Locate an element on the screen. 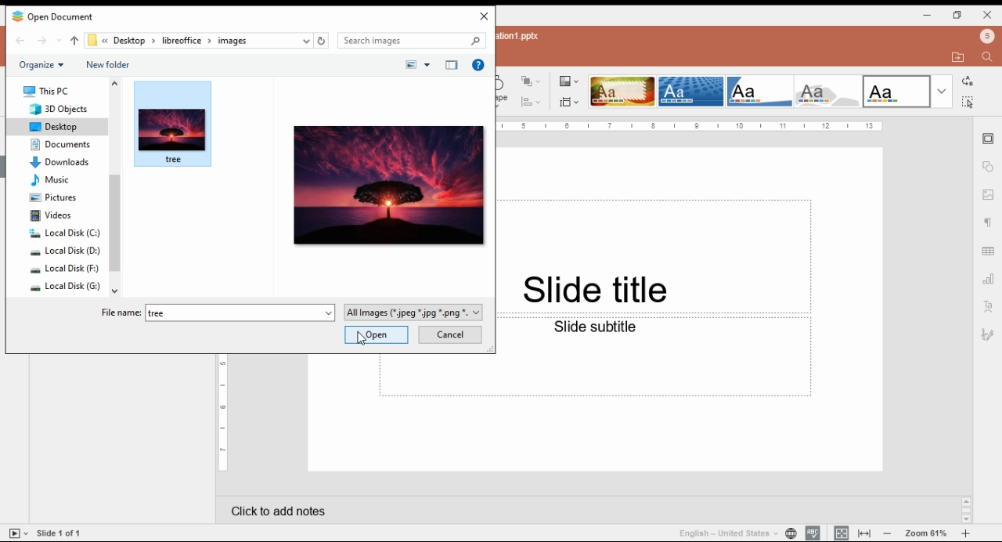 Image resolution: width=1002 pixels, height=542 pixels. find is located at coordinates (986, 58).